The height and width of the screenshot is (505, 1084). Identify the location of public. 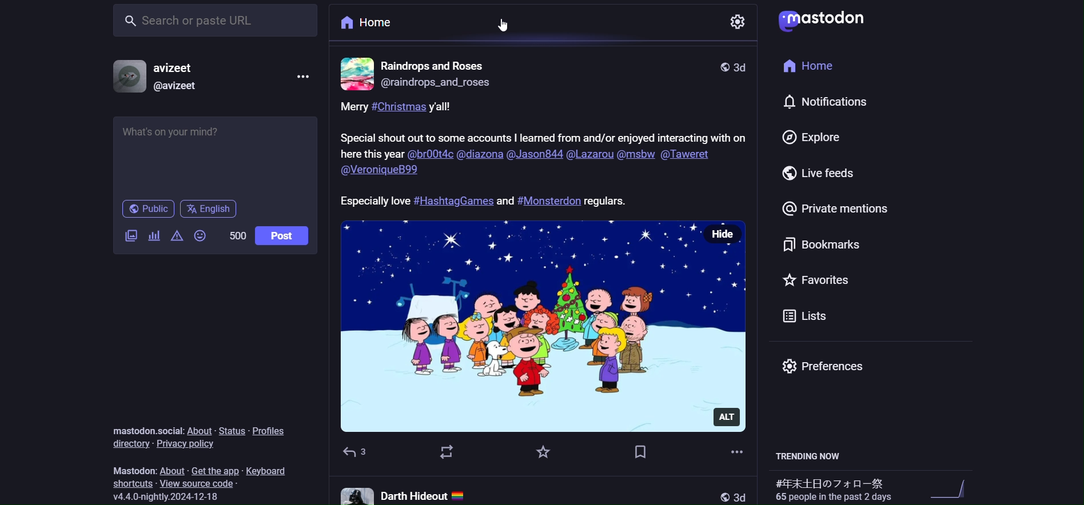
(146, 209).